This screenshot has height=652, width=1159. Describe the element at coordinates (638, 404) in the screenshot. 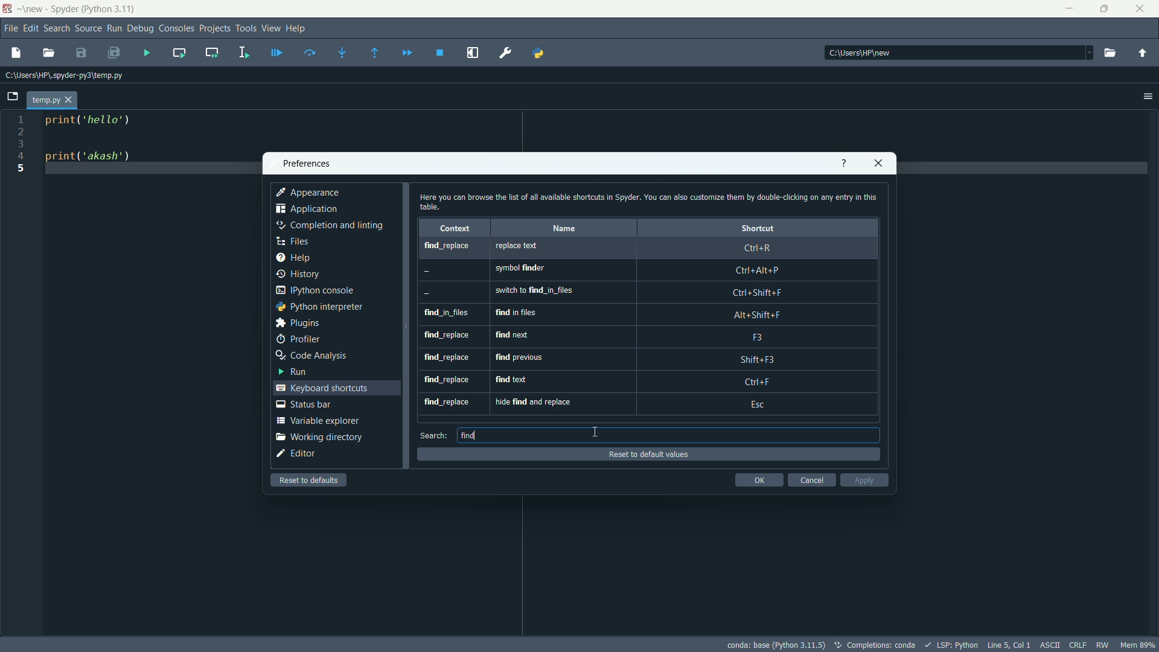

I see `find_replace, hide find and replace, Esc` at that location.